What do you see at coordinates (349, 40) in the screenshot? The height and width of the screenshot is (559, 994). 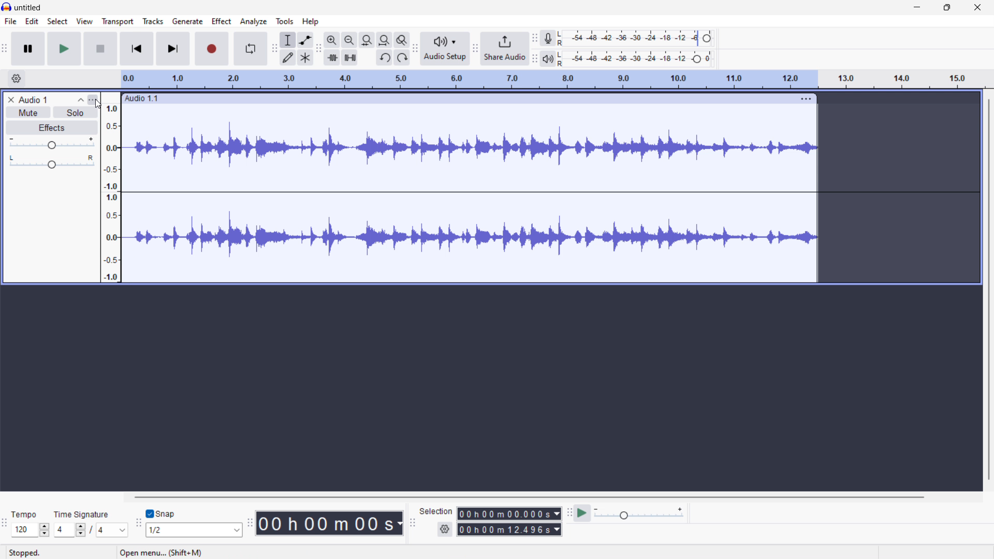 I see `zoom out` at bounding box center [349, 40].